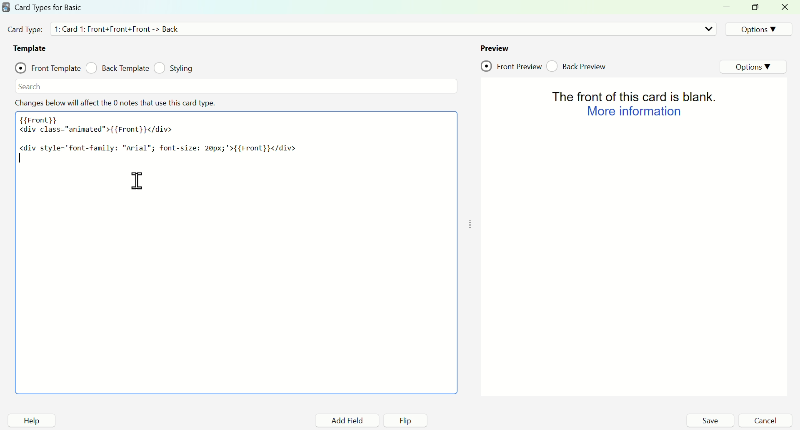 The width and height of the screenshot is (800, 430). What do you see at coordinates (708, 29) in the screenshot?
I see `dropdown` at bounding box center [708, 29].